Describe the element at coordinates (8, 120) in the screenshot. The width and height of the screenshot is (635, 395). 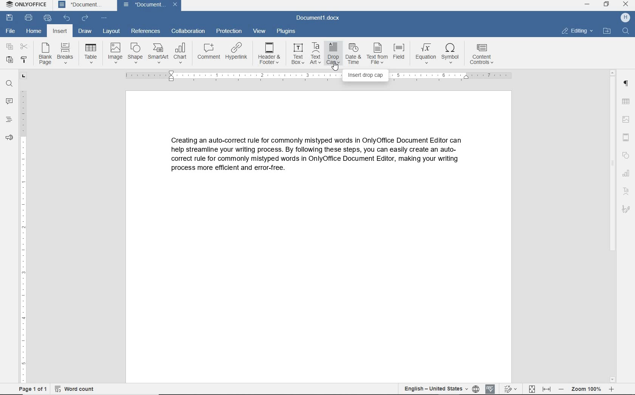
I see `headings` at that location.